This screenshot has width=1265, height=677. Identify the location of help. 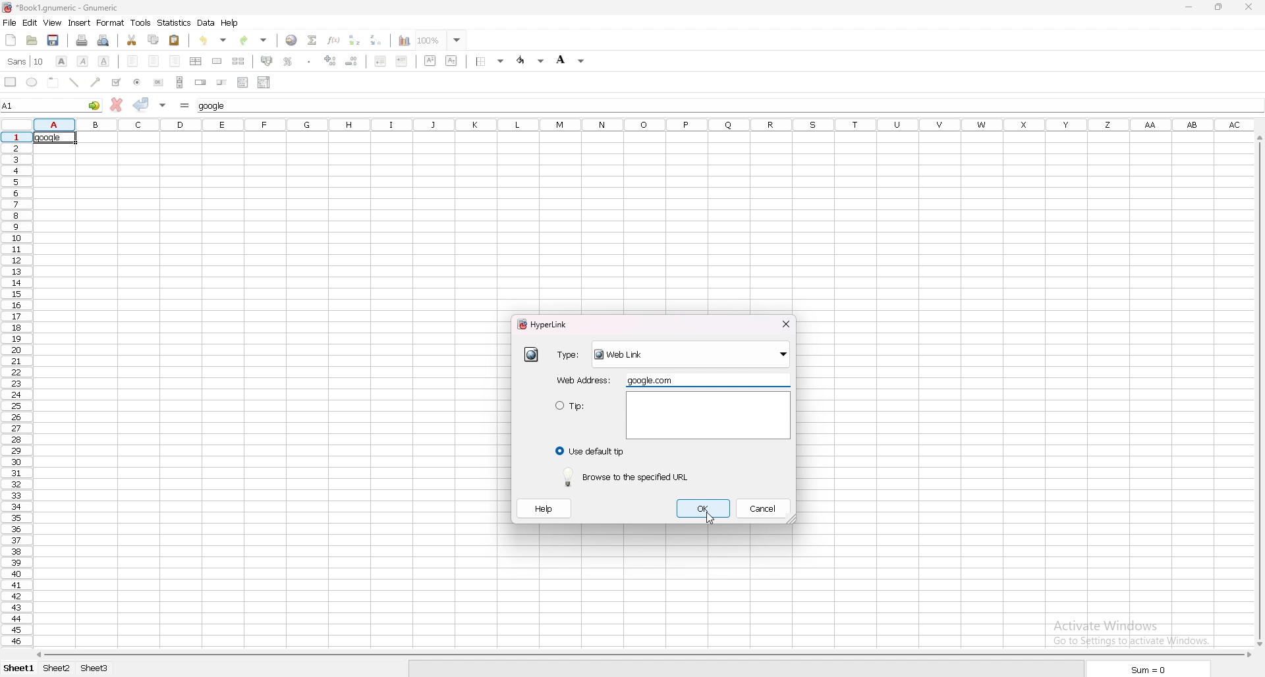
(231, 22).